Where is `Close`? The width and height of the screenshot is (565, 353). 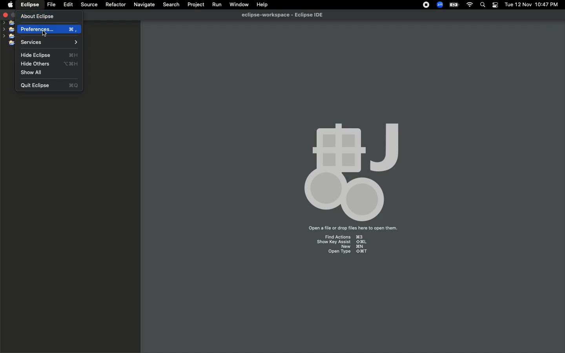
Close is located at coordinates (5, 14).